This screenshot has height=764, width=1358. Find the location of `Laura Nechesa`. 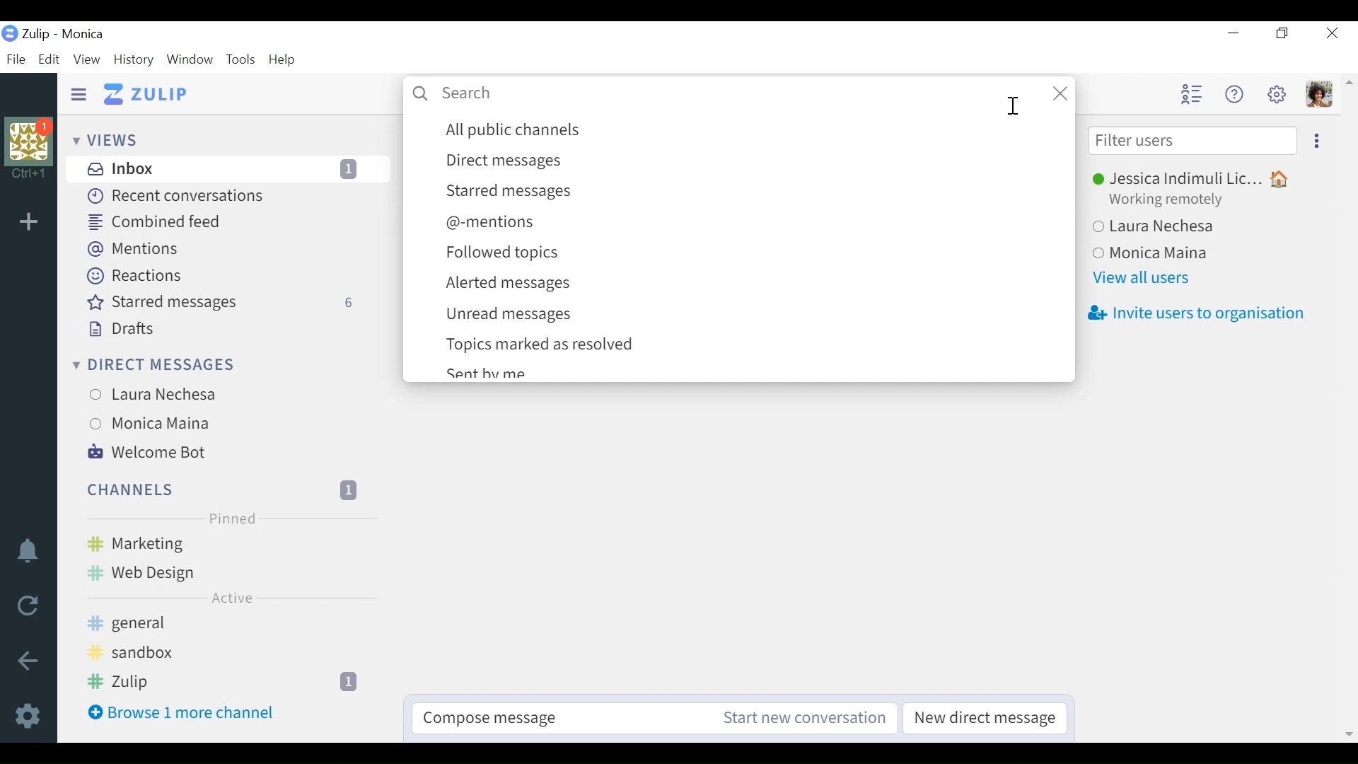

Laura Nechesa is located at coordinates (193, 393).